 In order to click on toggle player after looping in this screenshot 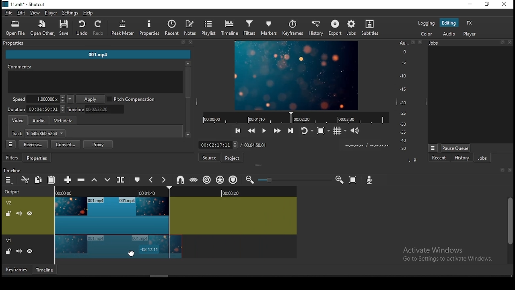, I will do `click(307, 130)`.